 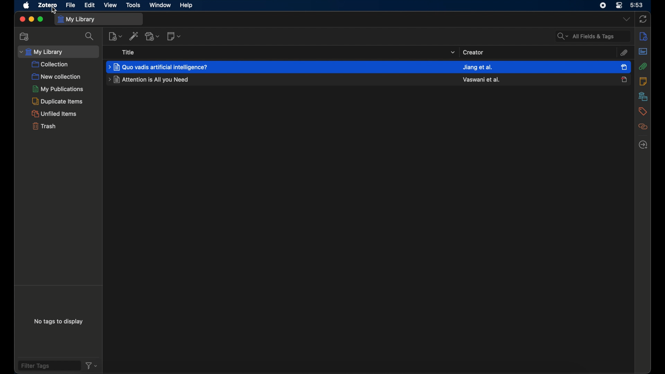 What do you see at coordinates (55, 114) in the screenshot?
I see `unified items` at bounding box center [55, 114].